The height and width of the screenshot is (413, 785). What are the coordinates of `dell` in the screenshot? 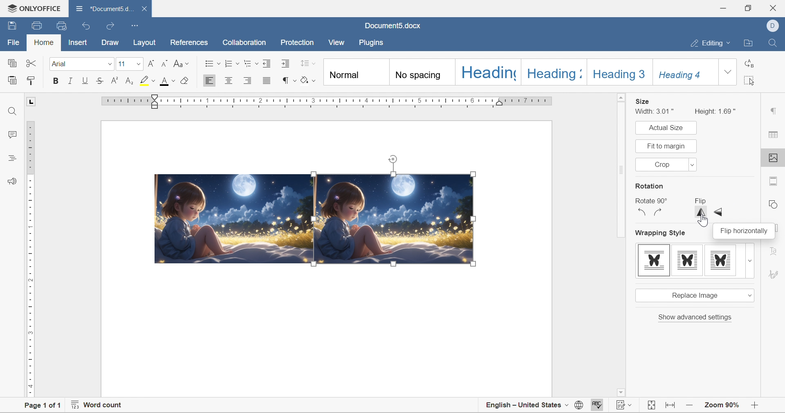 It's located at (772, 25).